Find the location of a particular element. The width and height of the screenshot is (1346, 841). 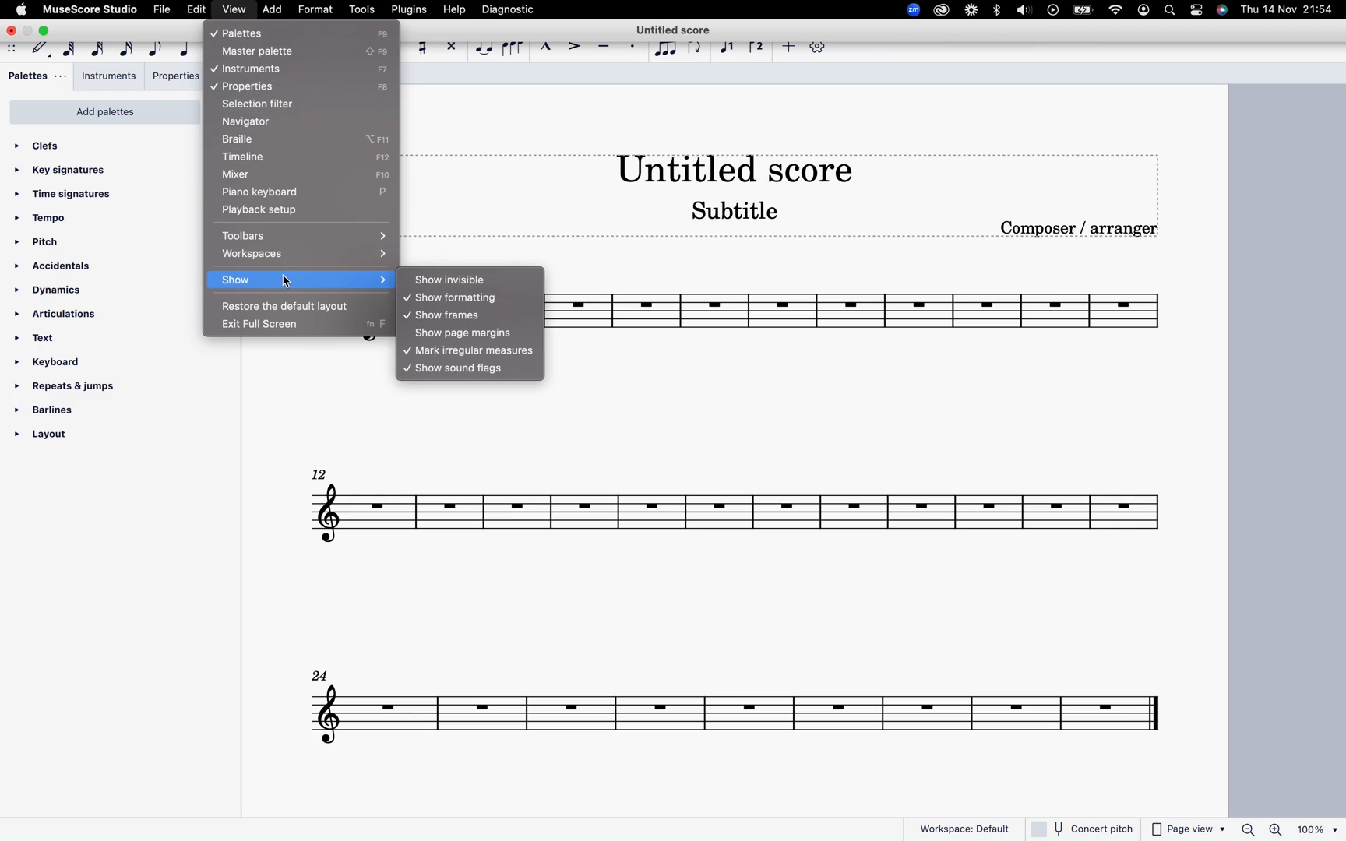

navigator is located at coordinates (262, 121).